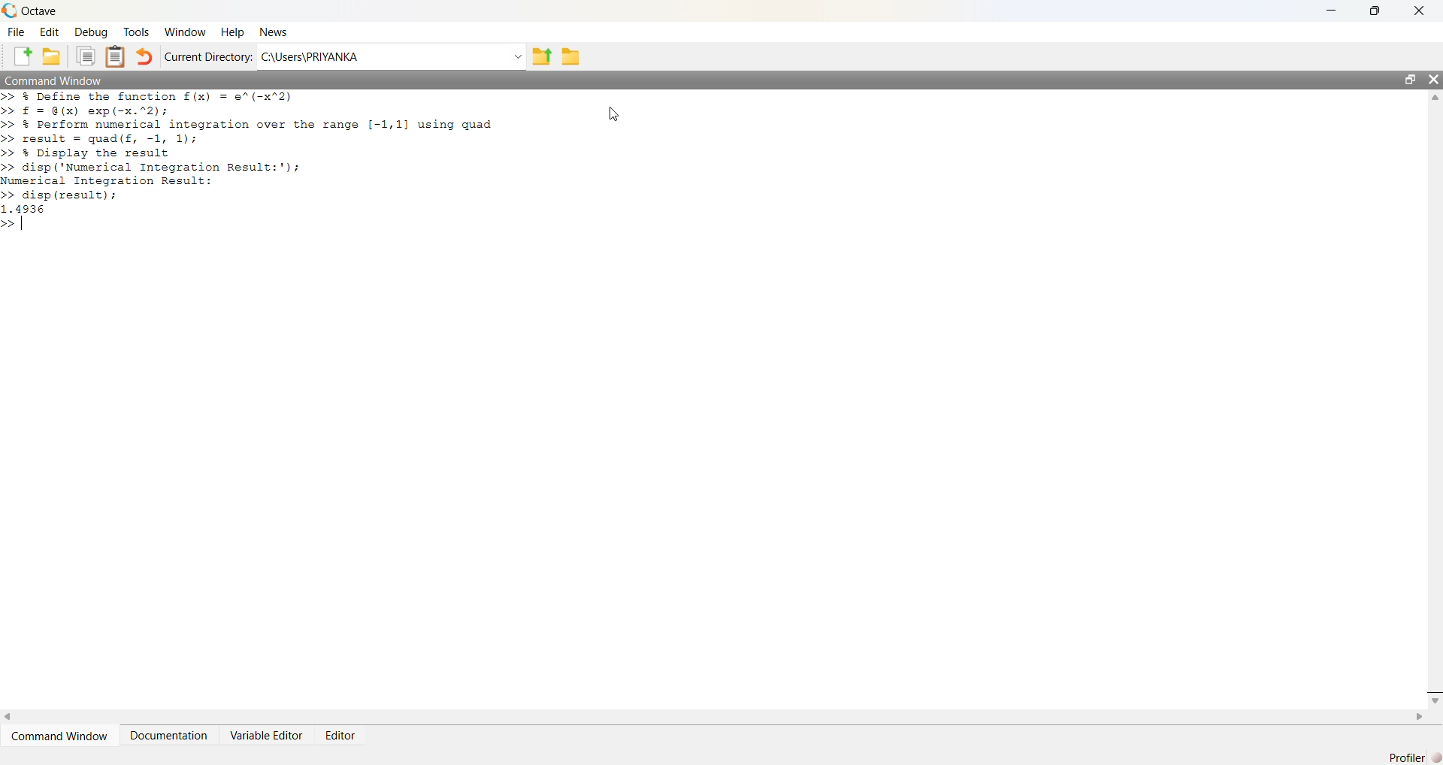 The width and height of the screenshot is (1443, 765). What do you see at coordinates (136, 31) in the screenshot?
I see `Tools` at bounding box center [136, 31].